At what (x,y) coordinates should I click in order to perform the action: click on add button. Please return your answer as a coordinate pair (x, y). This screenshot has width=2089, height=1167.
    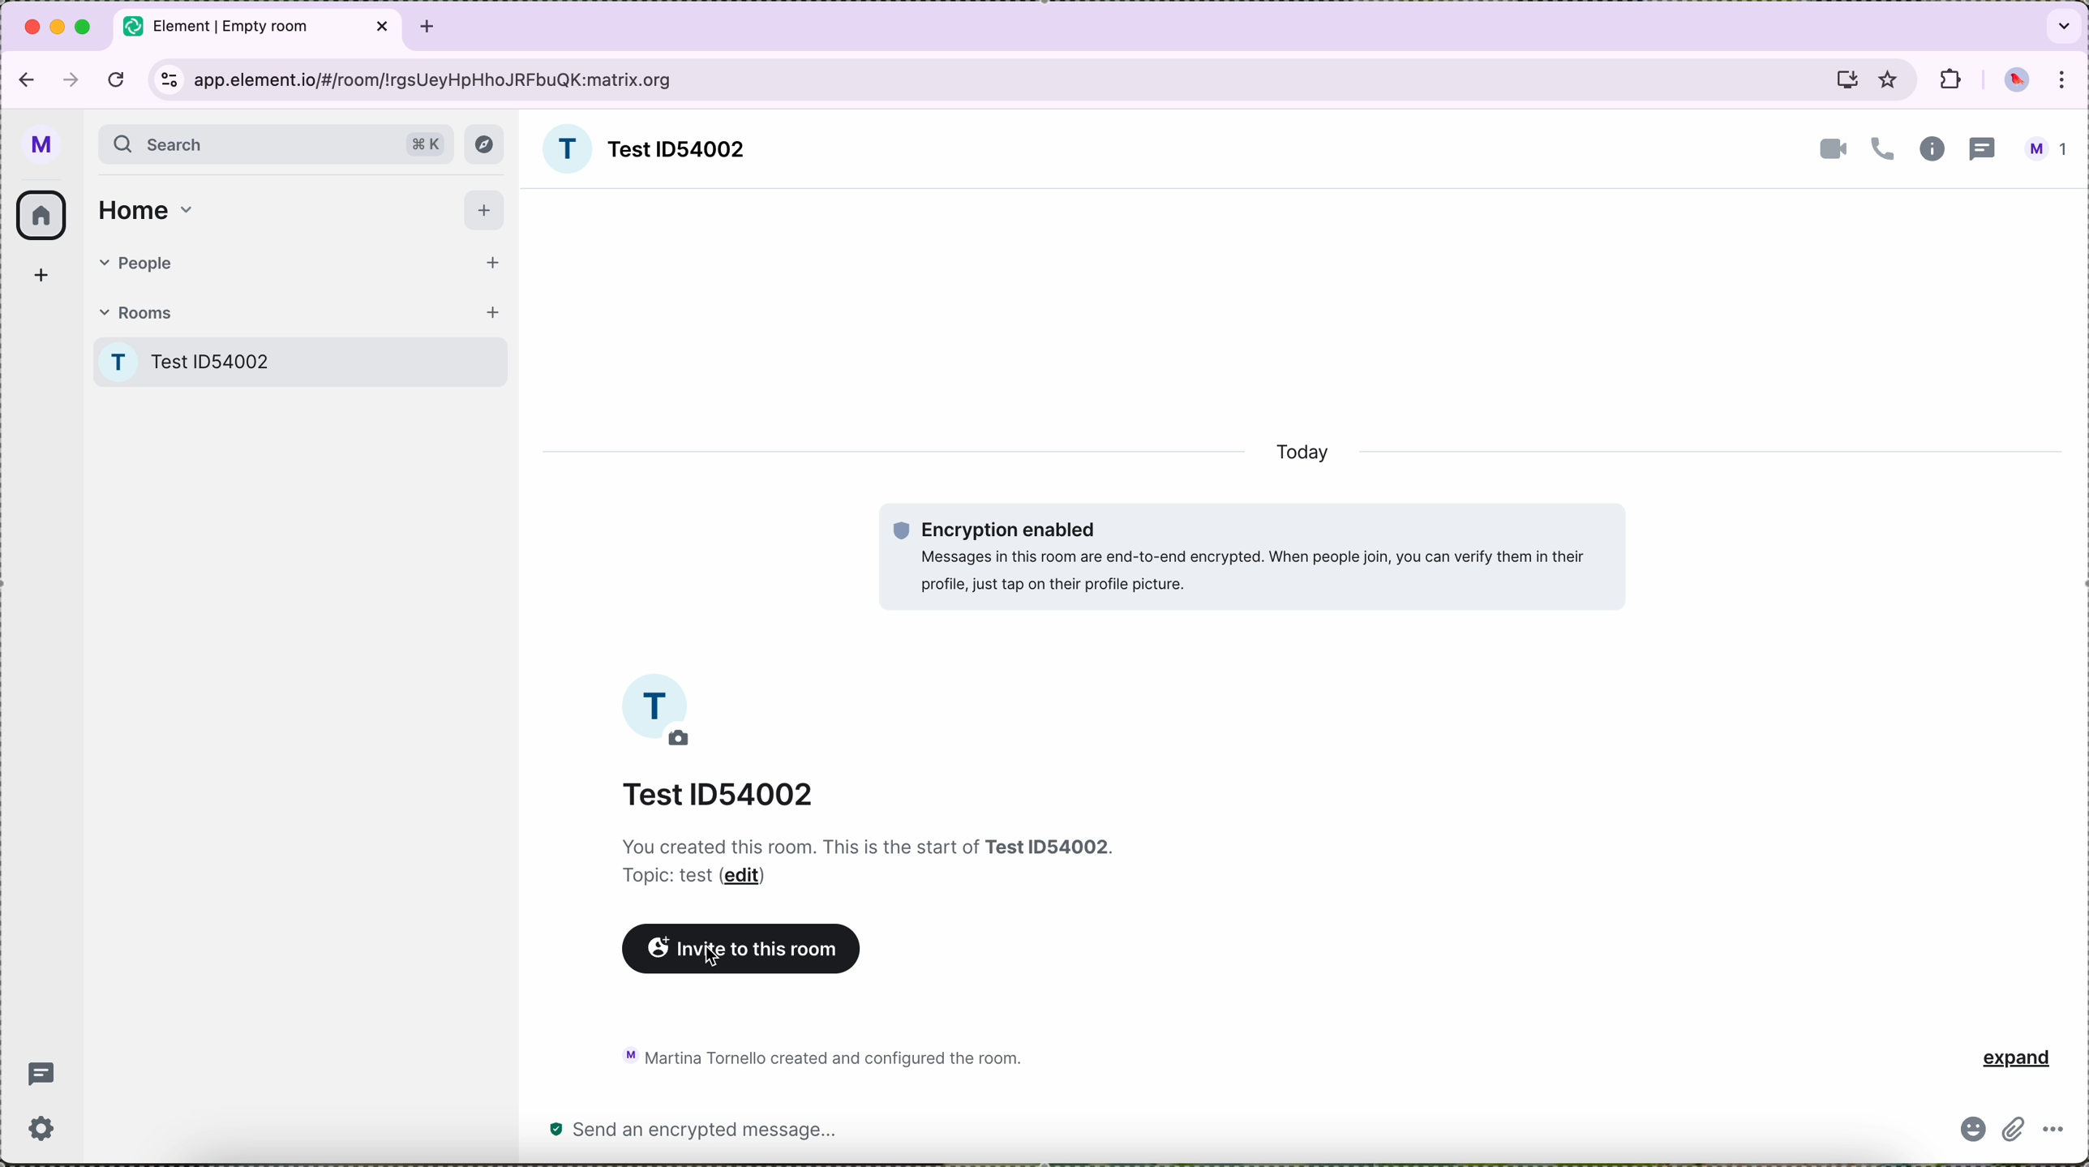
    Looking at the image, I should click on (487, 211).